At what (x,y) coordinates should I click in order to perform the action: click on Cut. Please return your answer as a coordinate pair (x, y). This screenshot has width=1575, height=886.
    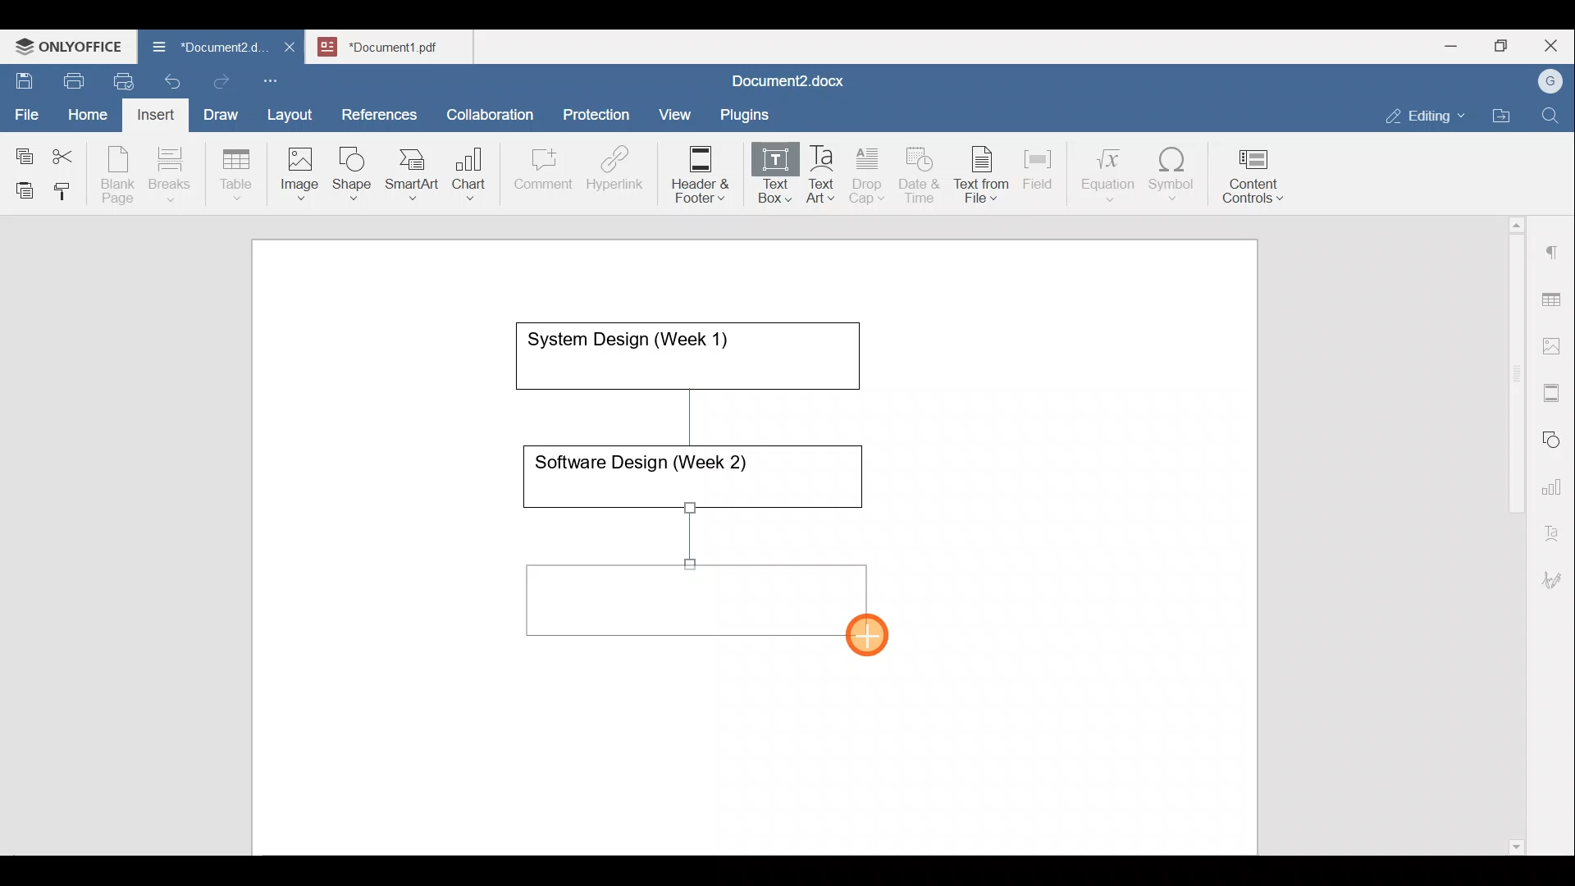
    Looking at the image, I should click on (69, 153).